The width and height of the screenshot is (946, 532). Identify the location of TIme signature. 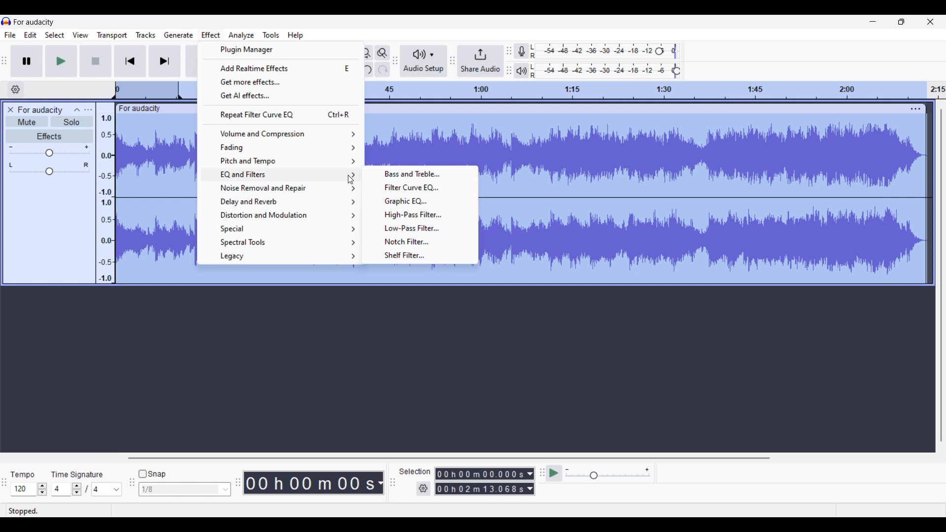
(78, 473).